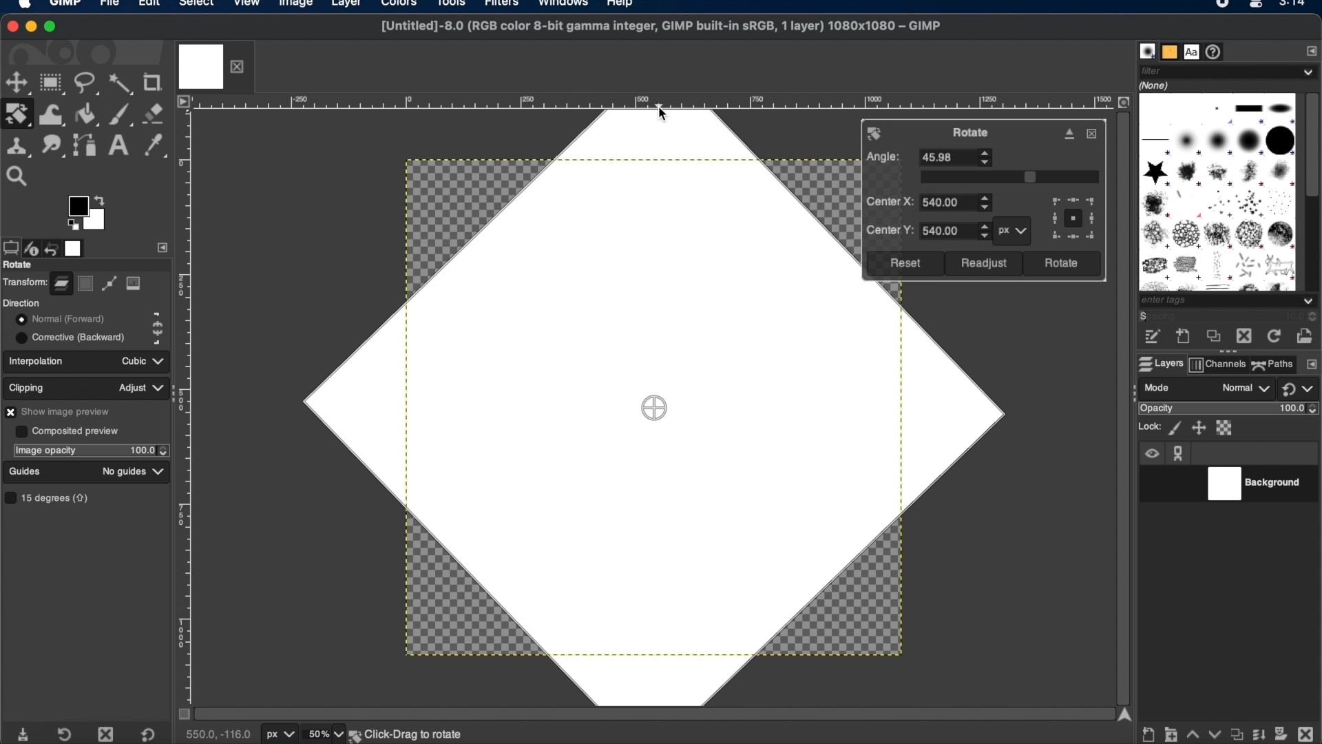 Image resolution: width=1322 pixels, height=744 pixels. Describe the element at coordinates (141, 388) in the screenshot. I see `adjust dropdown` at that location.